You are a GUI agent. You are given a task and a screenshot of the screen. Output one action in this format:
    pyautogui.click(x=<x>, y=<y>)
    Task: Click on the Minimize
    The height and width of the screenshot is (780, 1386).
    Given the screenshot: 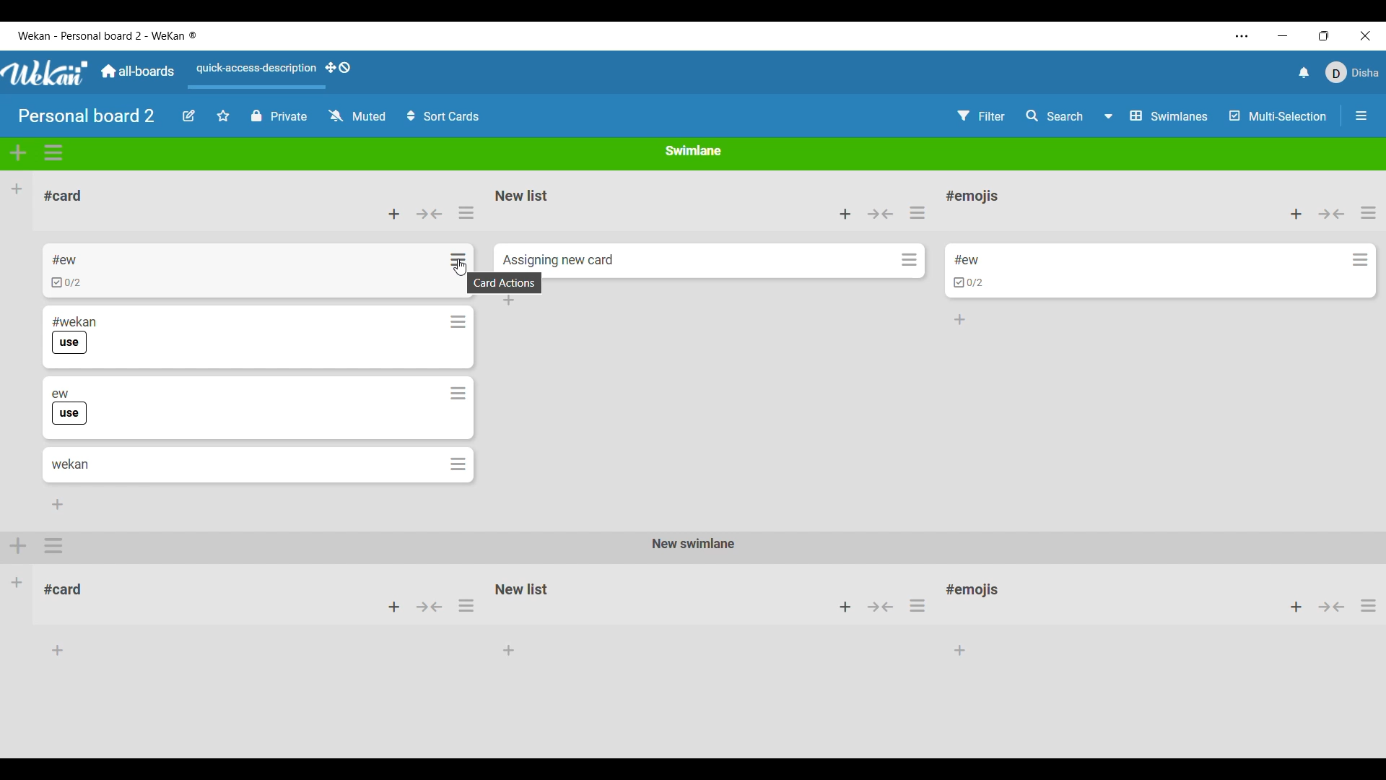 What is the action you would take?
    pyautogui.click(x=1283, y=36)
    